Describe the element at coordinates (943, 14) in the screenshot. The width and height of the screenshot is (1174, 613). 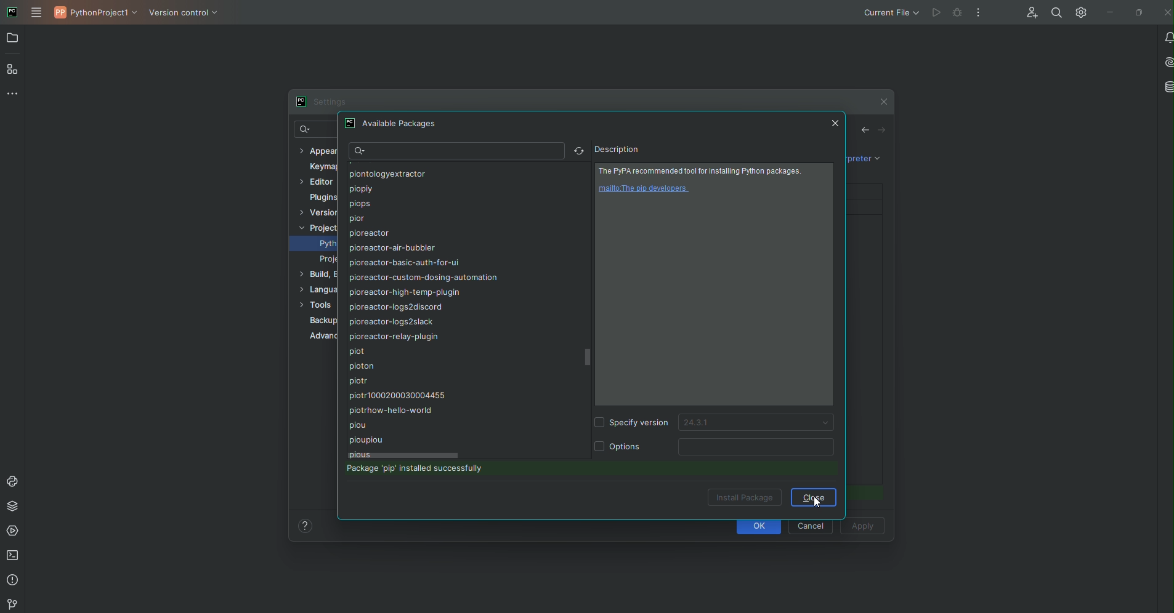
I see `Cannot run file` at that location.